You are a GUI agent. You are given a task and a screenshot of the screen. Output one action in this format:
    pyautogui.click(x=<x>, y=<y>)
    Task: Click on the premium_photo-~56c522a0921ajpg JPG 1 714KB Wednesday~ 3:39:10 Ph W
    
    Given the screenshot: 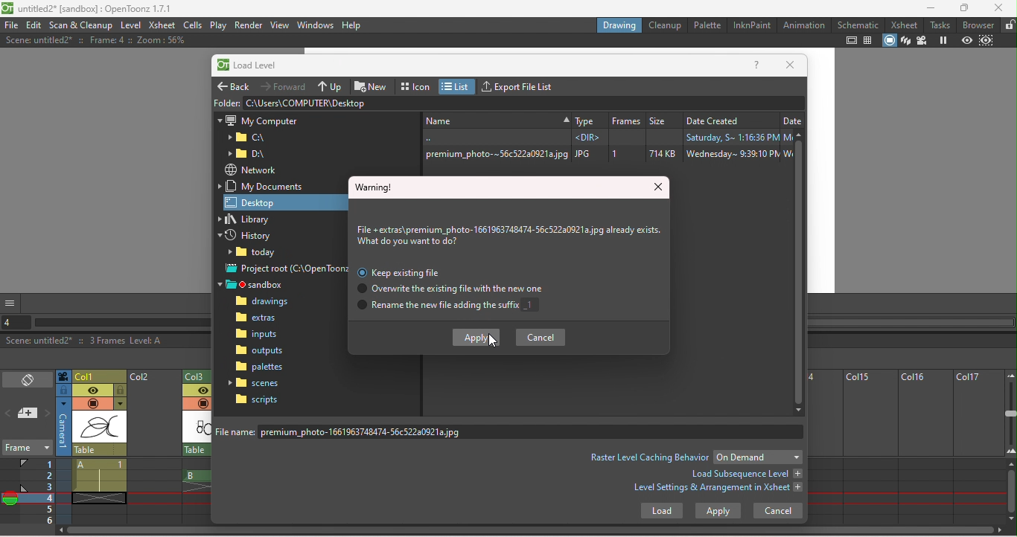 What is the action you would take?
    pyautogui.click(x=605, y=154)
    